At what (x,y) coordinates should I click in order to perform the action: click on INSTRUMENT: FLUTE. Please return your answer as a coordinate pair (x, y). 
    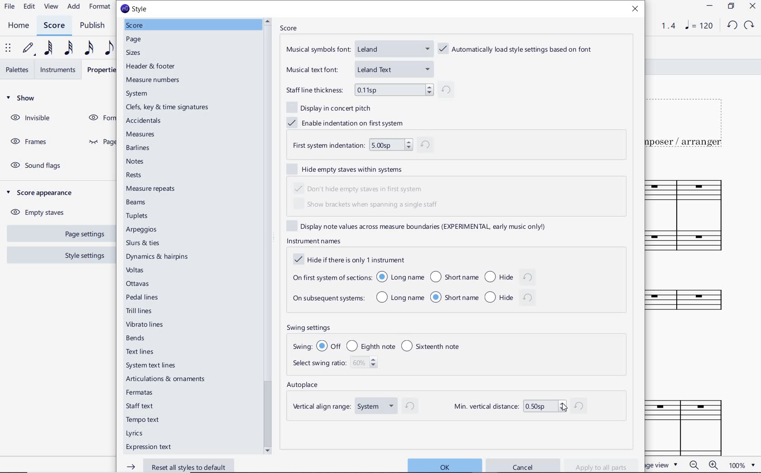
    Looking at the image, I should click on (690, 305).